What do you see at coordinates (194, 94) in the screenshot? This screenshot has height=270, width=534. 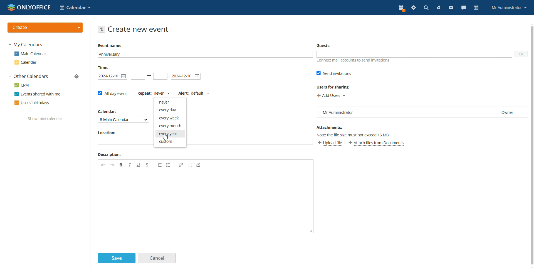 I see `set alert` at bounding box center [194, 94].